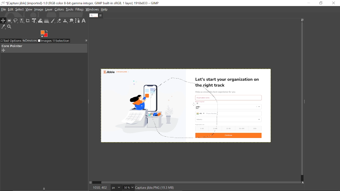 The image size is (340, 191). What do you see at coordinates (200, 124) in the screenshot?
I see `size` at bounding box center [200, 124].